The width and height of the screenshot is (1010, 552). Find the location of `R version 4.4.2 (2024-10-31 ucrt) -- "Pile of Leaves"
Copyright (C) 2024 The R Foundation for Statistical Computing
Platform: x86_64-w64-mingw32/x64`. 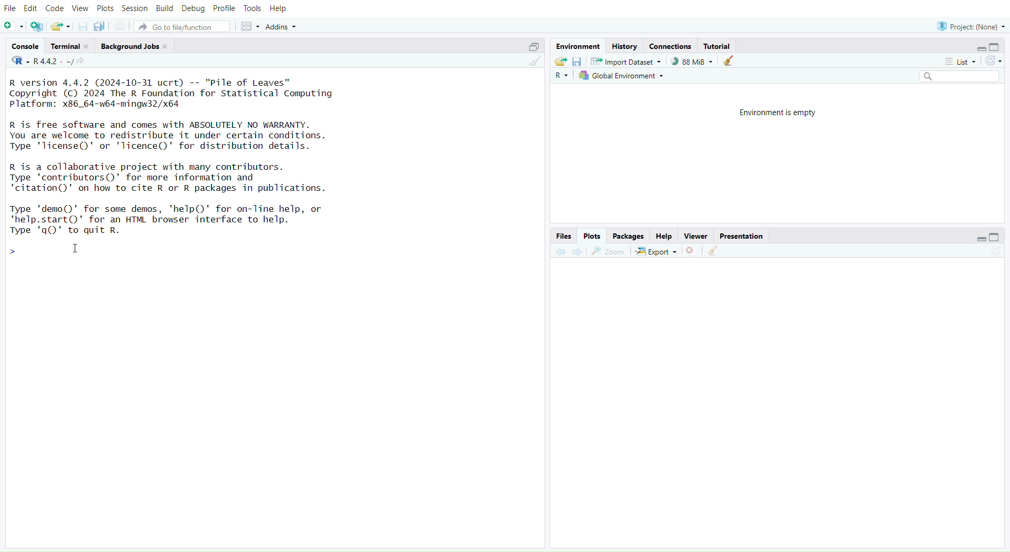

R version 4.4.2 (2024-10-31 ucrt) -- "Pile of Leaves"
Copyright (C) 2024 The R Foundation for Statistical Computing
Platform: x86_64-w64-mingw32/x64 is located at coordinates (181, 94).